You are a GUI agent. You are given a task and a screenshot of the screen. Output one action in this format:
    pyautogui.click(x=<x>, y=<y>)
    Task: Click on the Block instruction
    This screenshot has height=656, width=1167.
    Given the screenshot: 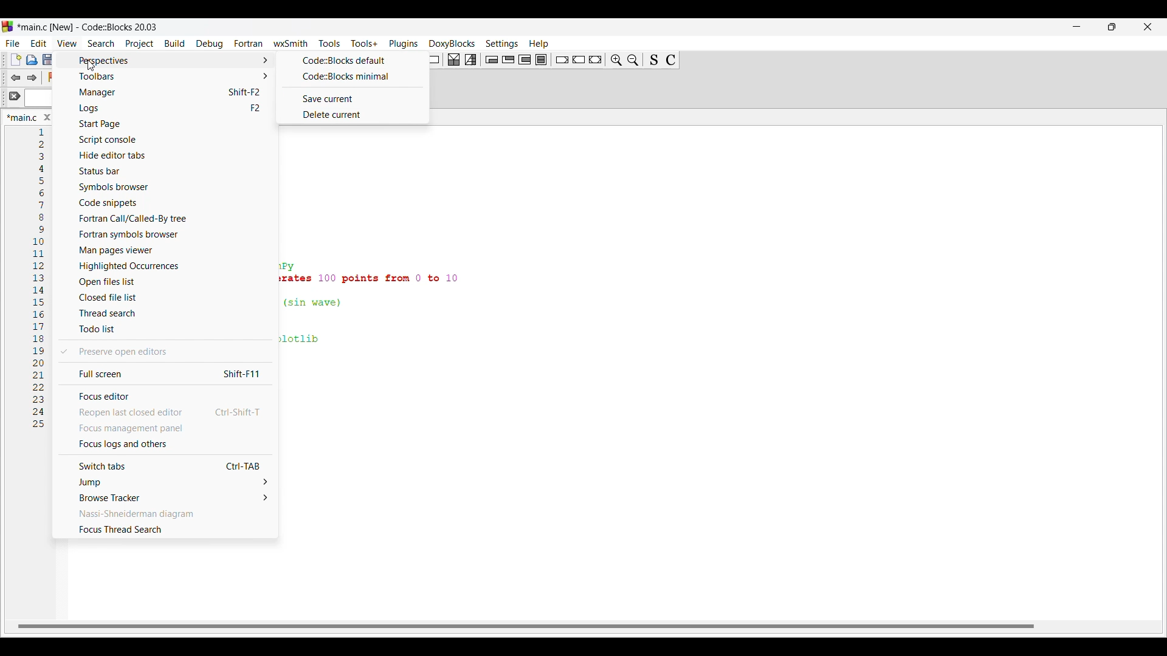 What is the action you would take?
    pyautogui.click(x=541, y=59)
    